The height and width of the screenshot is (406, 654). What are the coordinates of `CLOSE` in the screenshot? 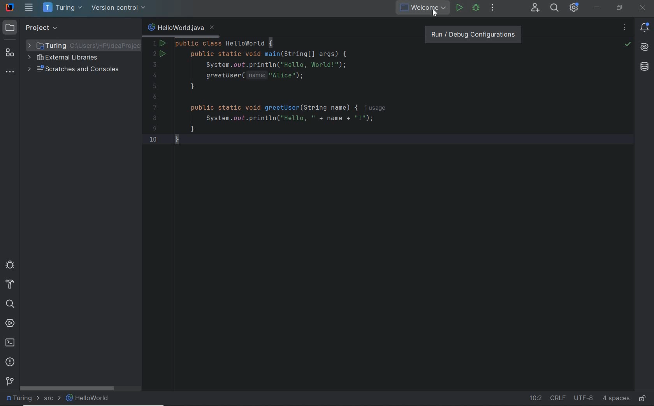 It's located at (643, 8).